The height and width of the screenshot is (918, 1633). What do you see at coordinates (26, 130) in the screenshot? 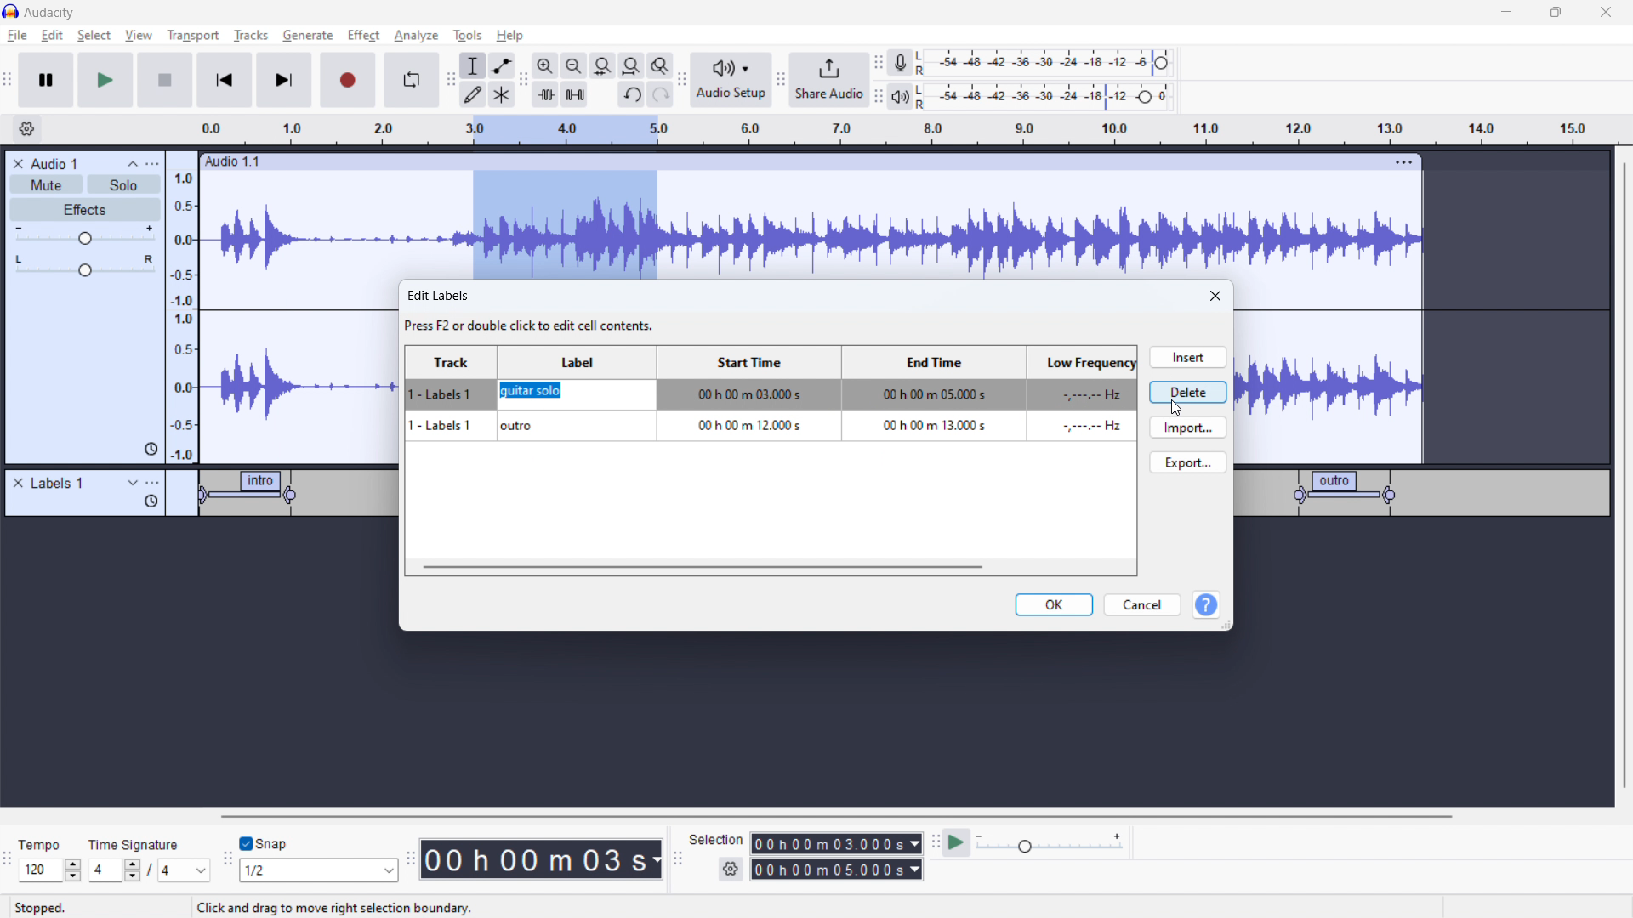
I see `timeline settings` at bounding box center [26, 130].